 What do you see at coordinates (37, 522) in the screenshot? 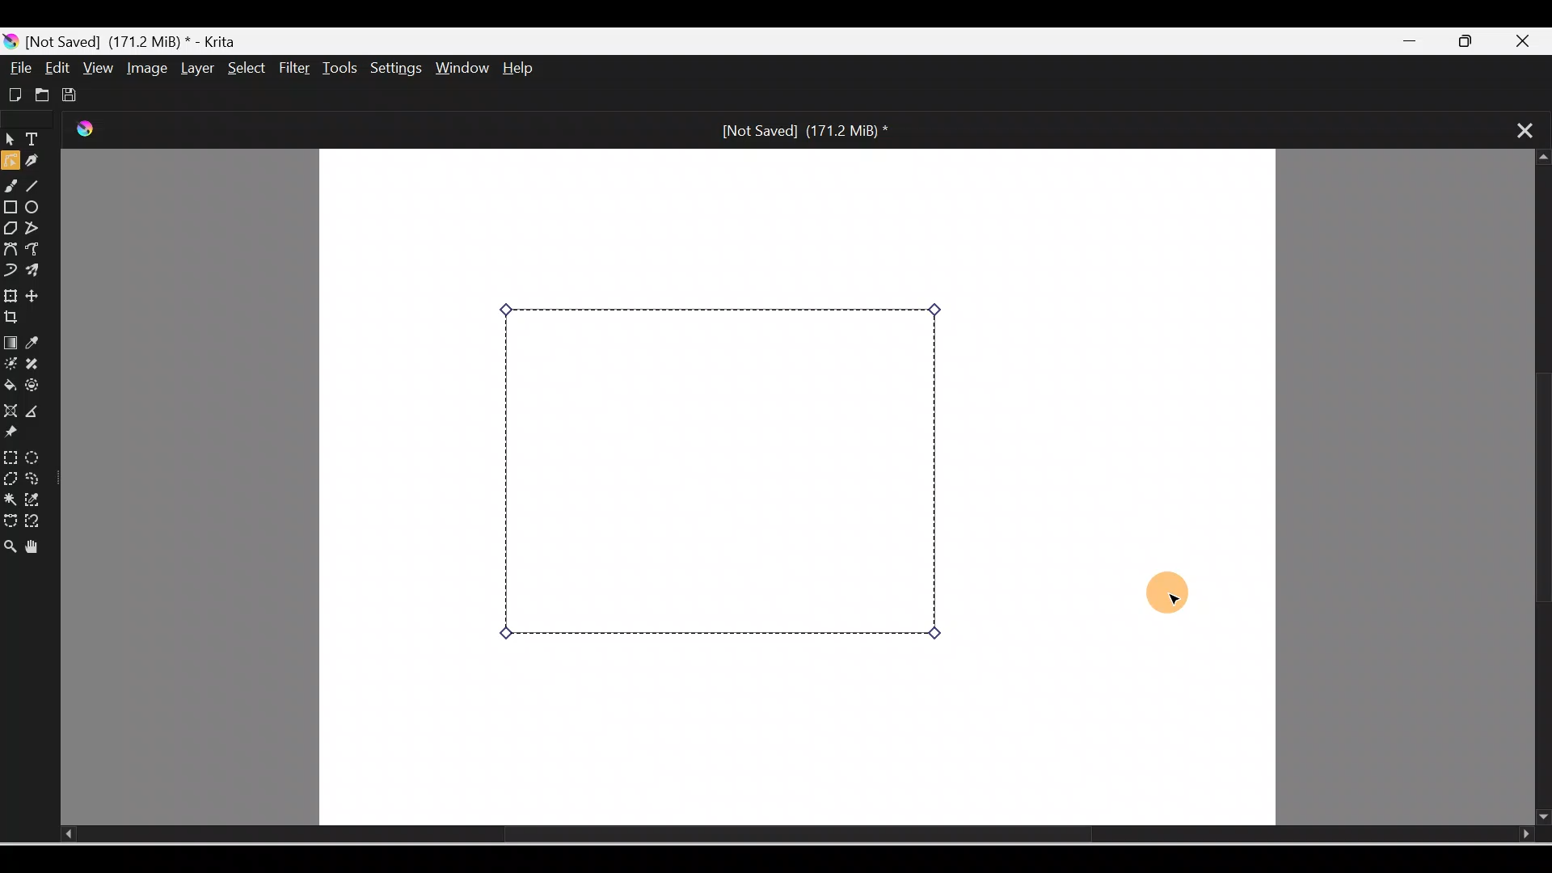
I see `Magnetic curve selection tool` at bounding box center [37, 522].